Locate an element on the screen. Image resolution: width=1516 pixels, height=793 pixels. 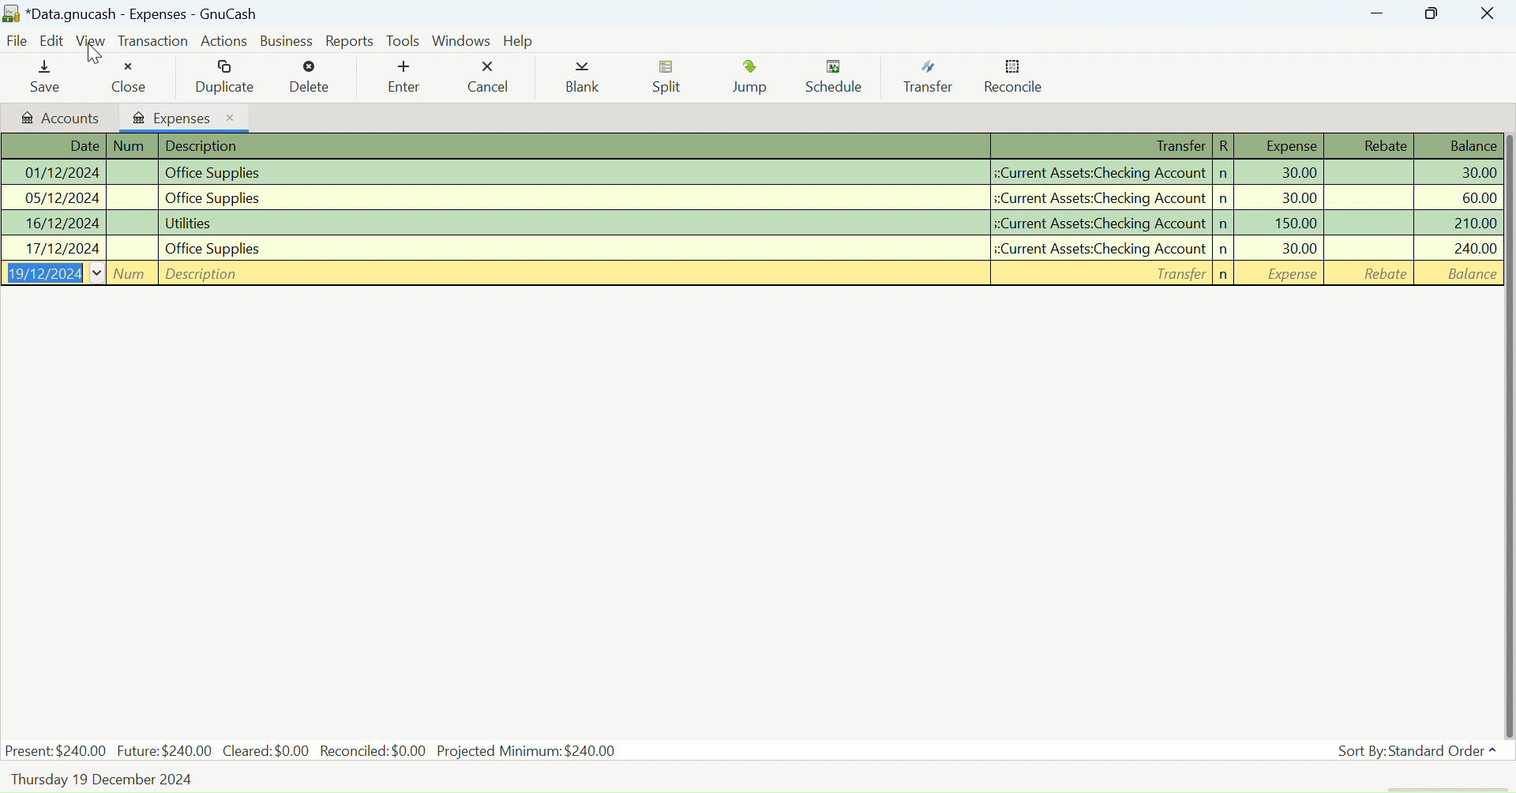
Office Supplies Transaction is located at coordinates (749, 173).